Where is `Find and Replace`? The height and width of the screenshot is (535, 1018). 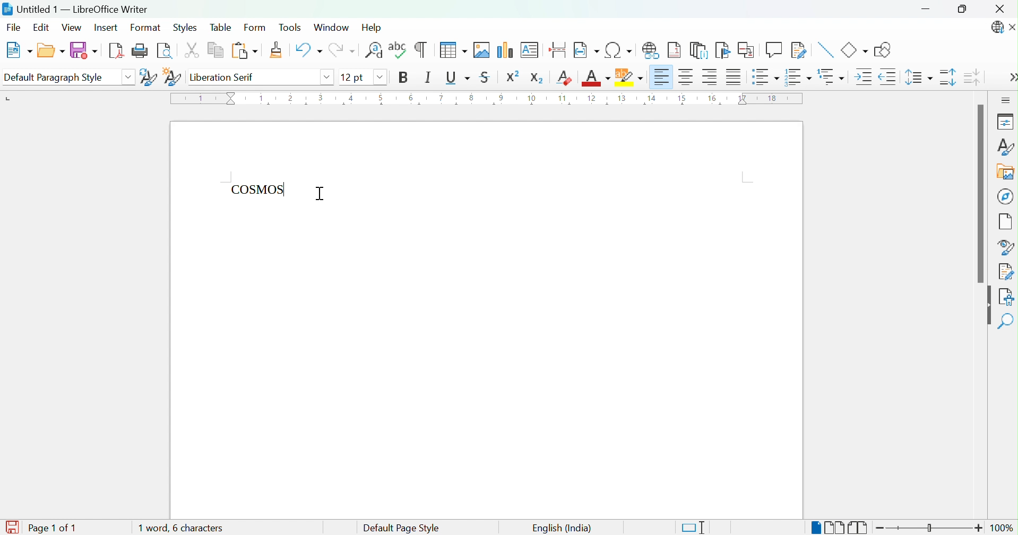 Find and Replace is located at coordinates (374, 50).